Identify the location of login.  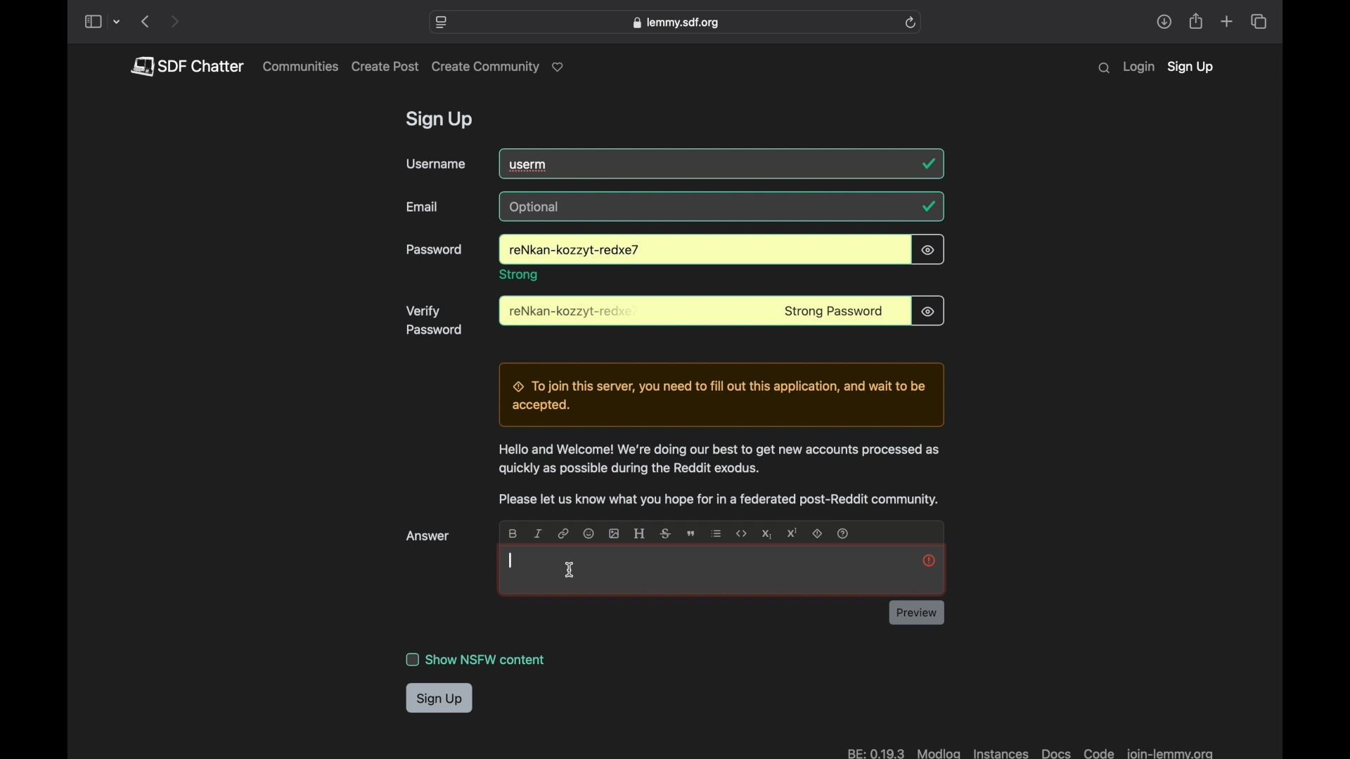
(1138, 67).